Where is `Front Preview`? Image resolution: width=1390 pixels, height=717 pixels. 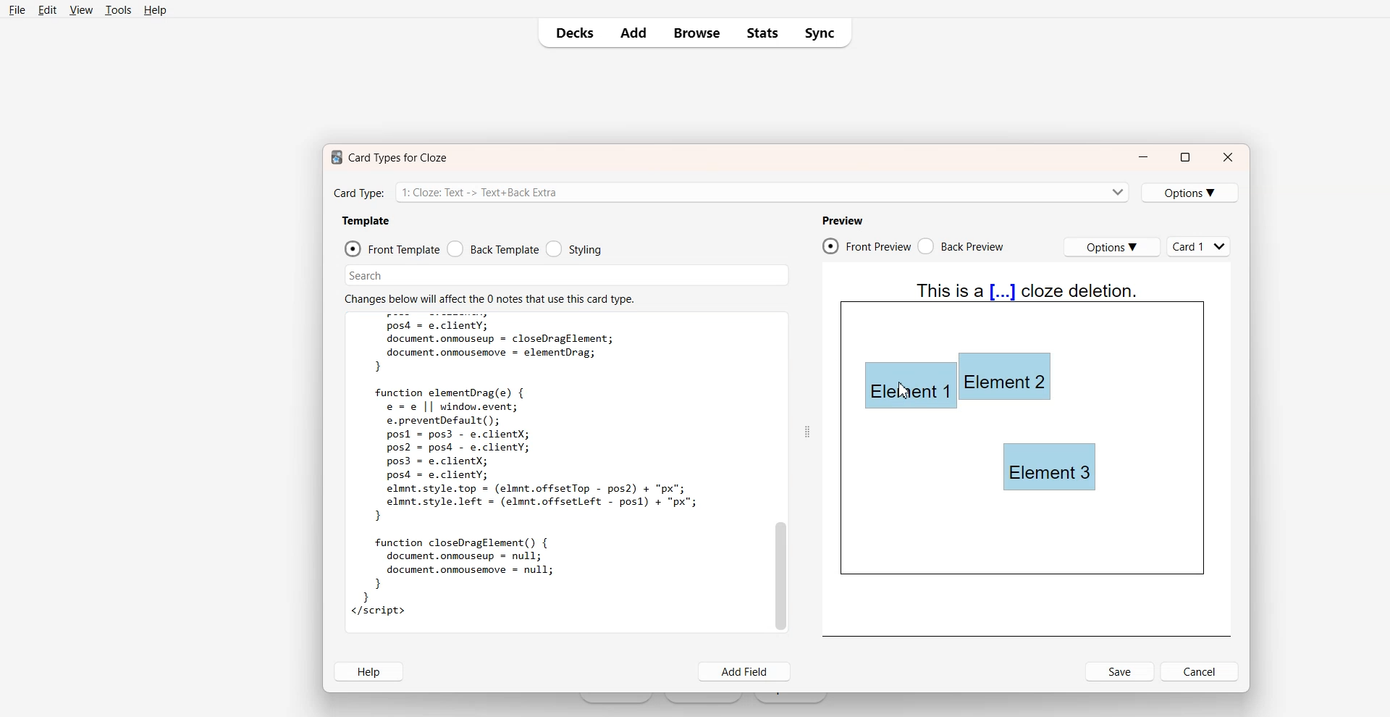 Front Preview is located at coordinates (867, 246).